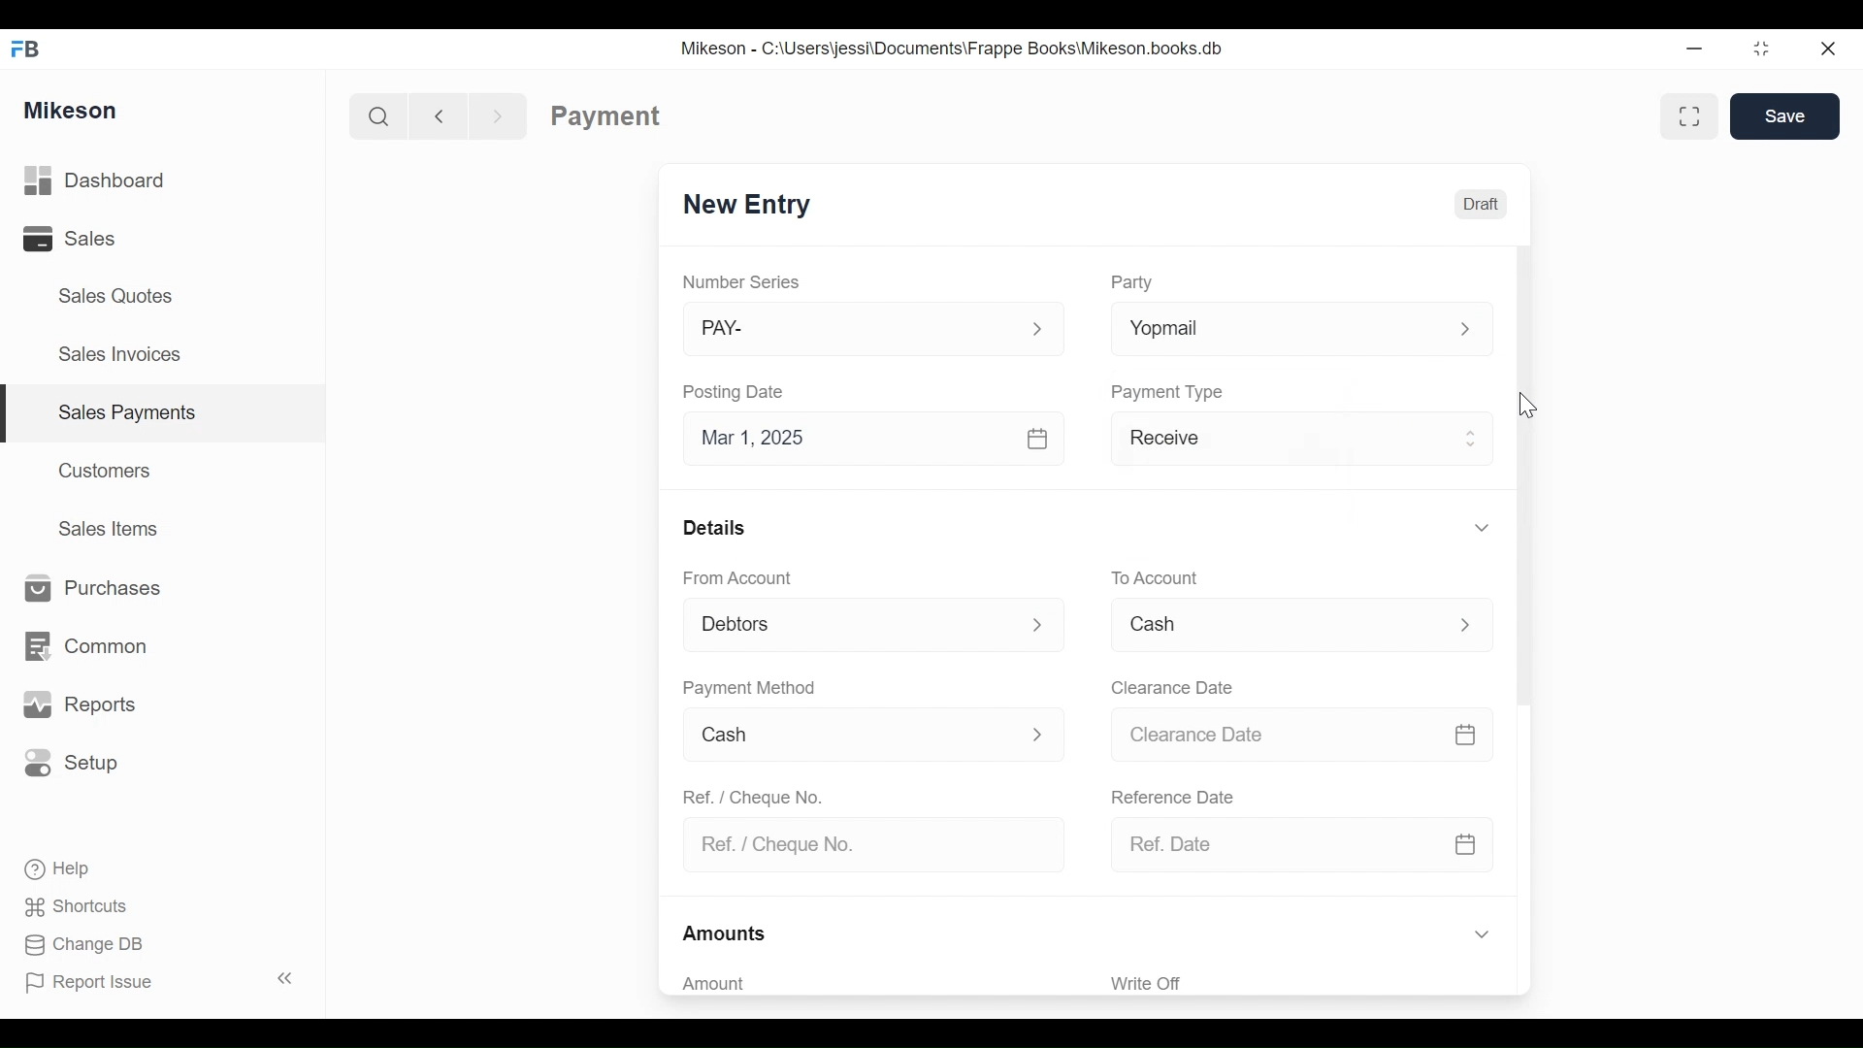 The image size is (1863, 1048). Describe the element at coordinates (954, 49) in the screenshot. I see `Mikeson - C:\Users\jessi\Documents\Frappe Books\Mikeson.books.db` at that location.